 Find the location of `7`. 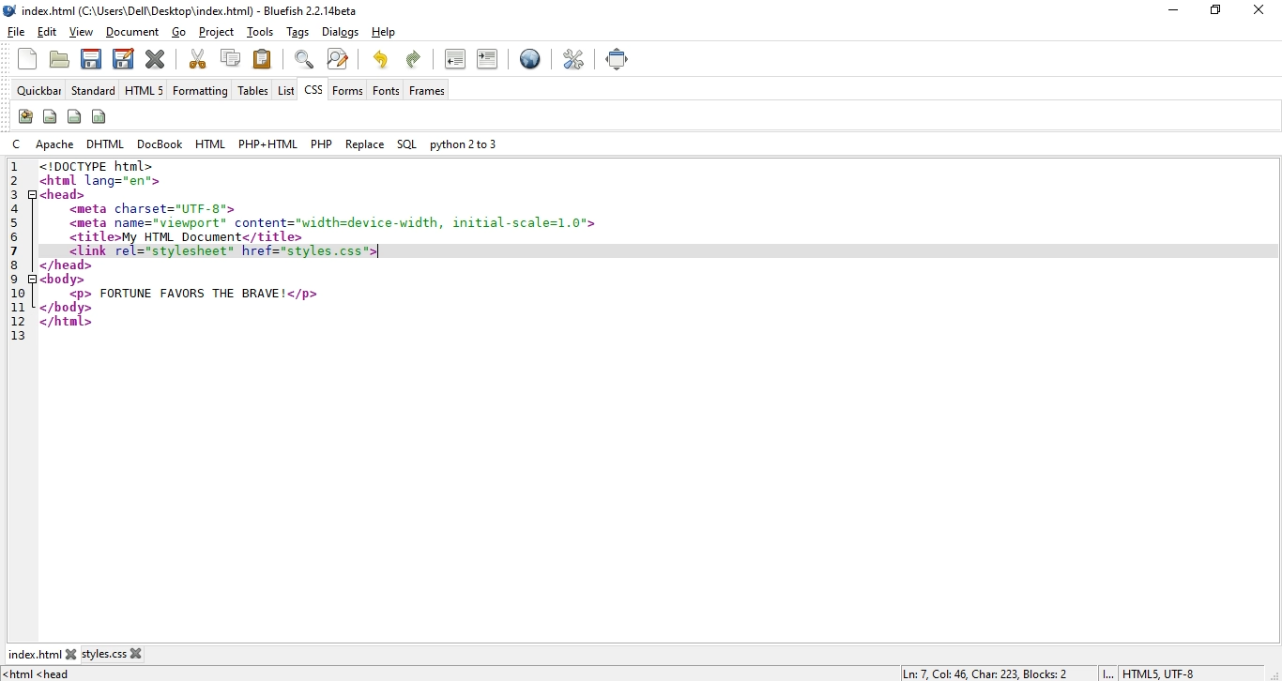

7 is located at coordinates (15, 251).